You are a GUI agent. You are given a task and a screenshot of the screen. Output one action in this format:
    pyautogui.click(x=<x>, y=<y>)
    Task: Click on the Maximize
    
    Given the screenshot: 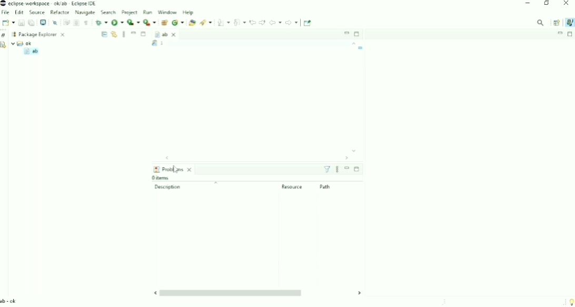 What is the action you would take?
    pyautogui.click(x=356, y=169)
    